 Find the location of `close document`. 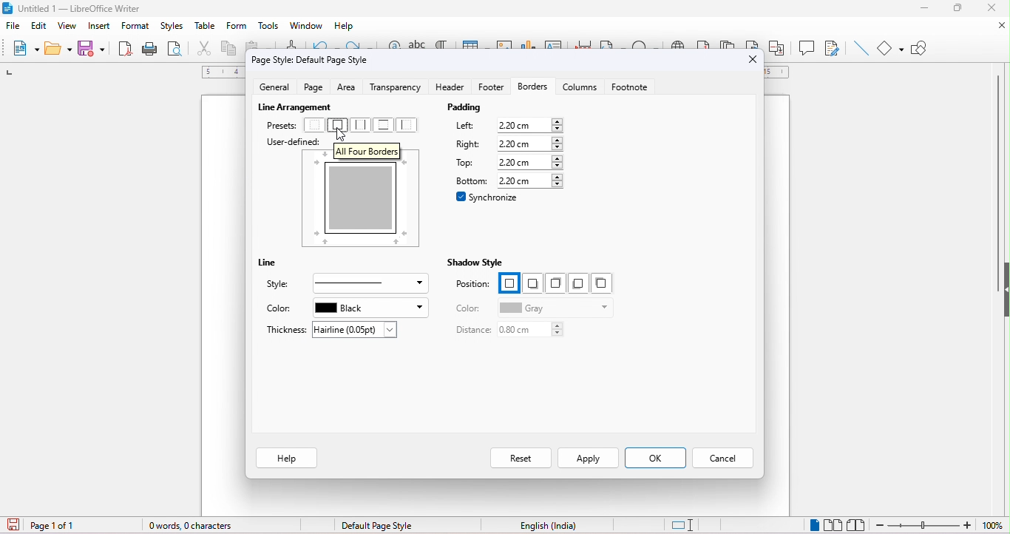

close document is located at coordinates (994, 25).